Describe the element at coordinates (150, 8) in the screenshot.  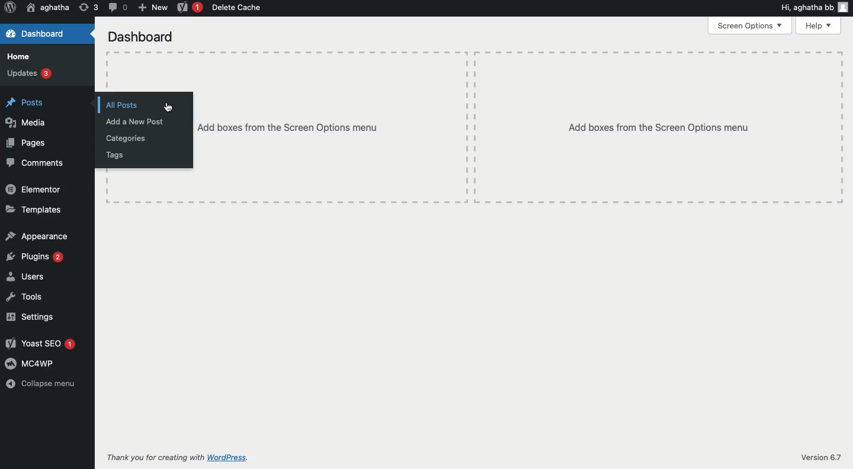
I see `New` at that location.